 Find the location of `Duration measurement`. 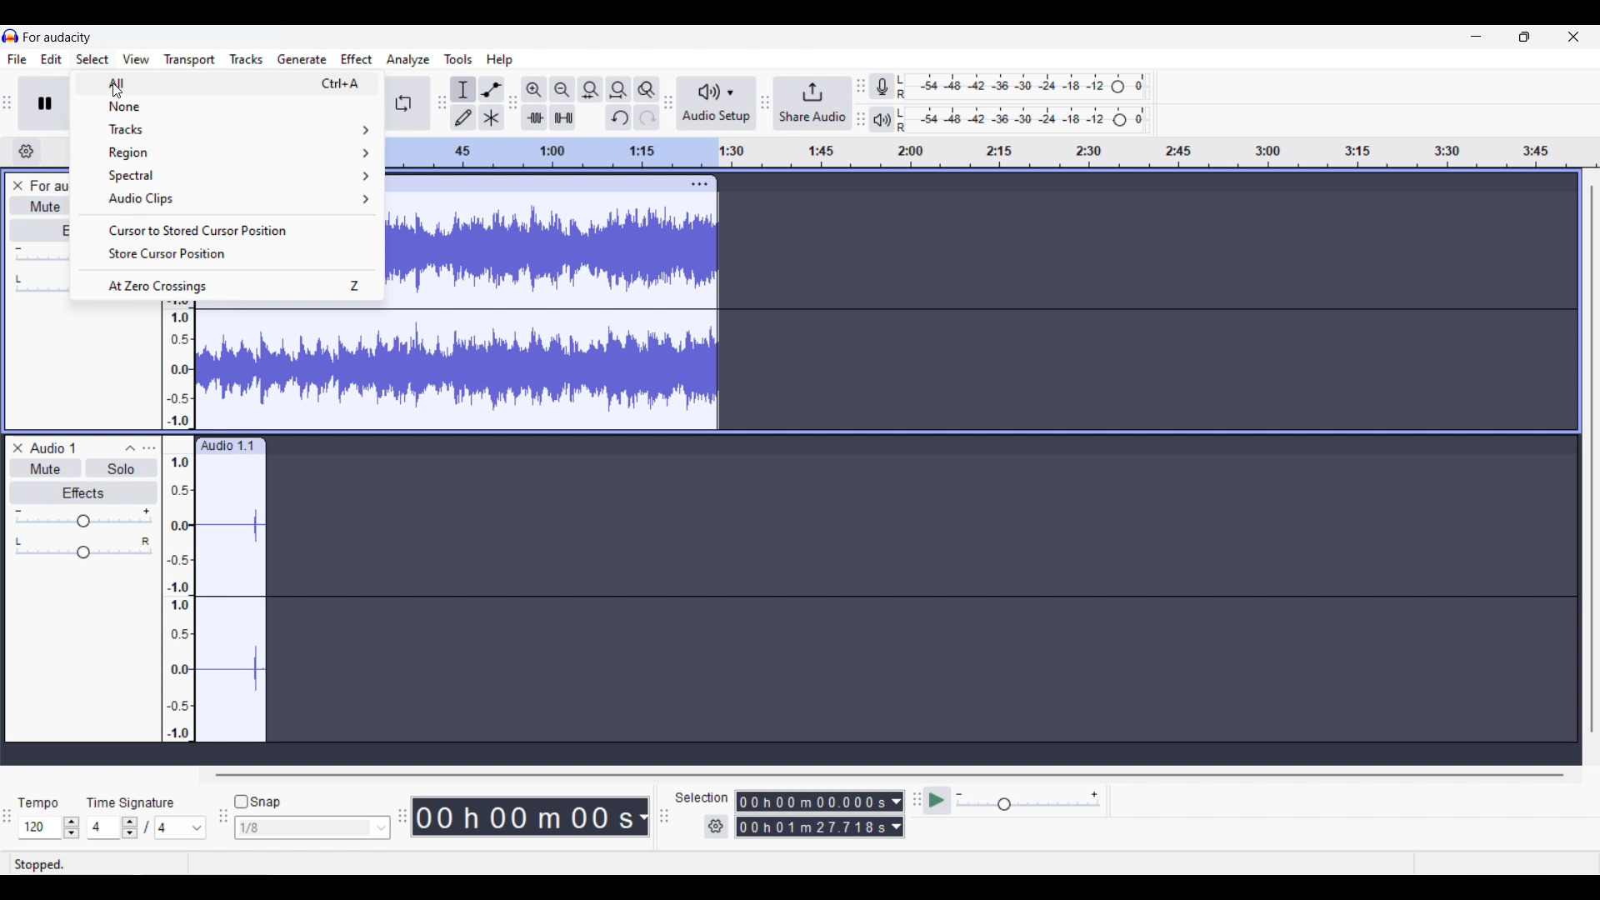

Duration measurement is located at coordinates (897, 814).